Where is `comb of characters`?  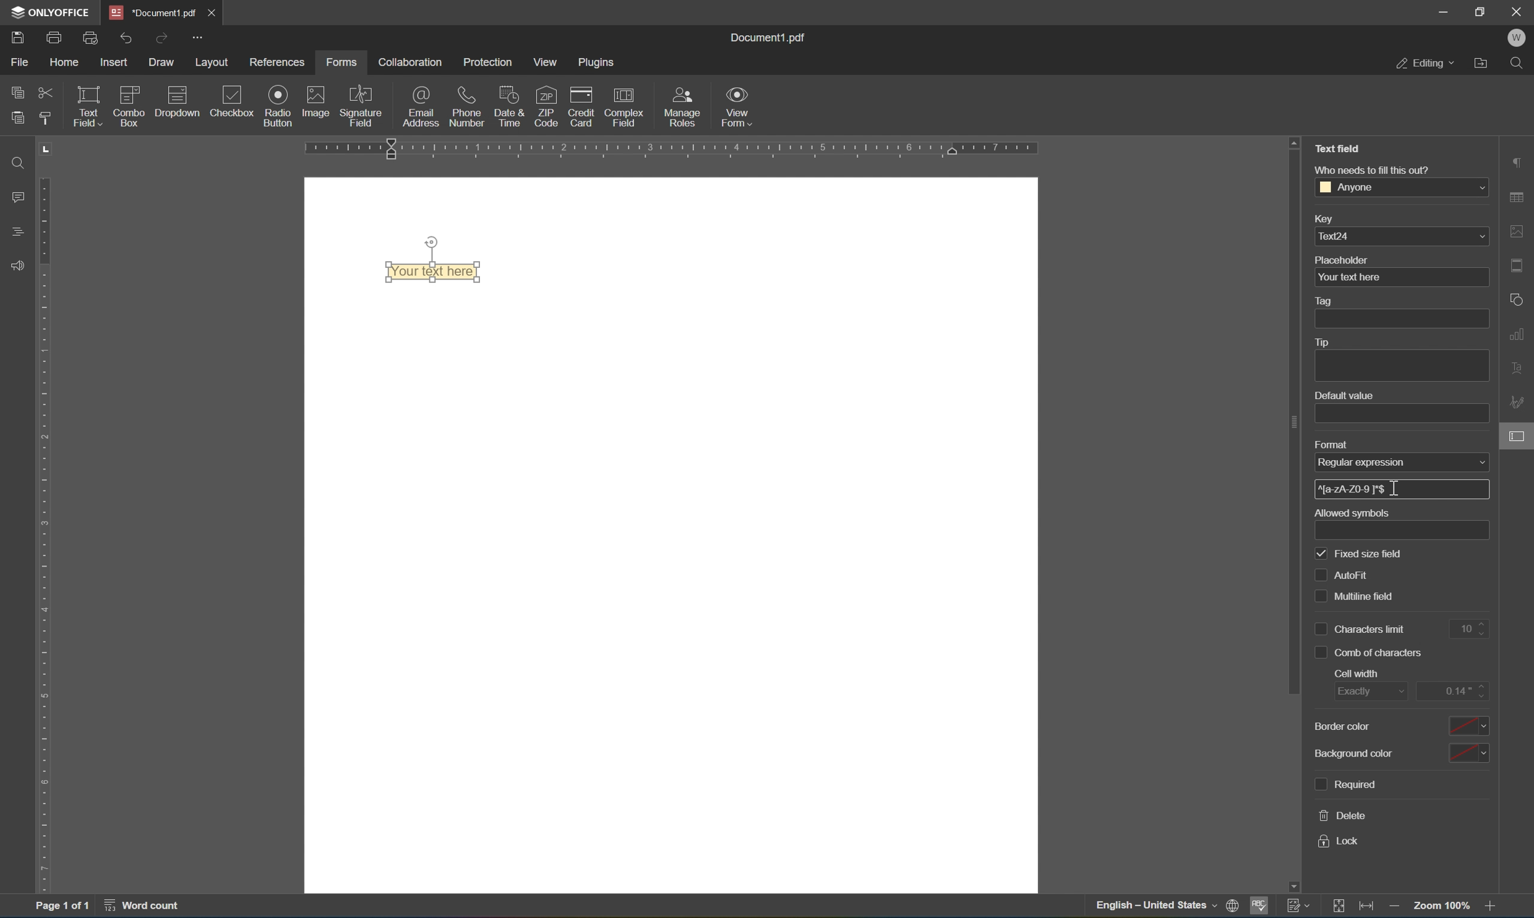 comb of characters is located at coordinates (1369, 653).